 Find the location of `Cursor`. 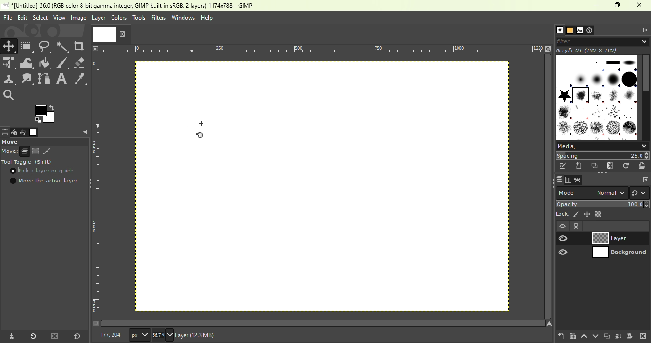

Cursor is located at coordinates (203, 128).